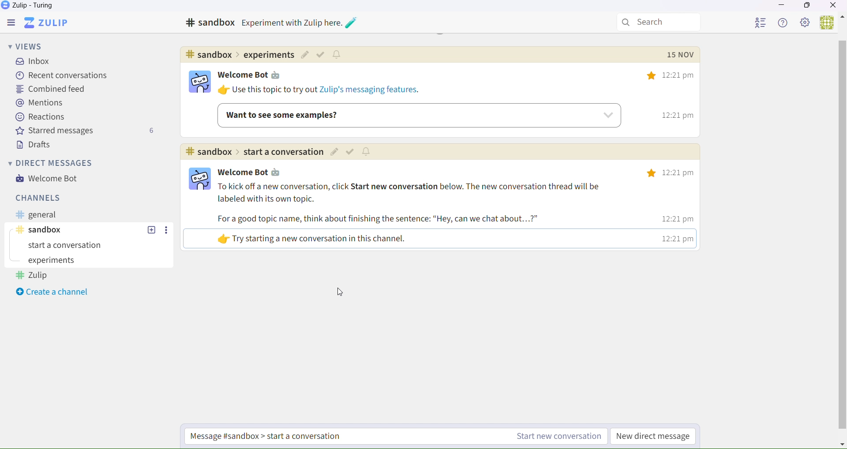 This screenshot has width=847, height=449. I want to click on For a good topic name, think about finishing the sentence: “Hey, can we chat about...?”, so click(397, 221).